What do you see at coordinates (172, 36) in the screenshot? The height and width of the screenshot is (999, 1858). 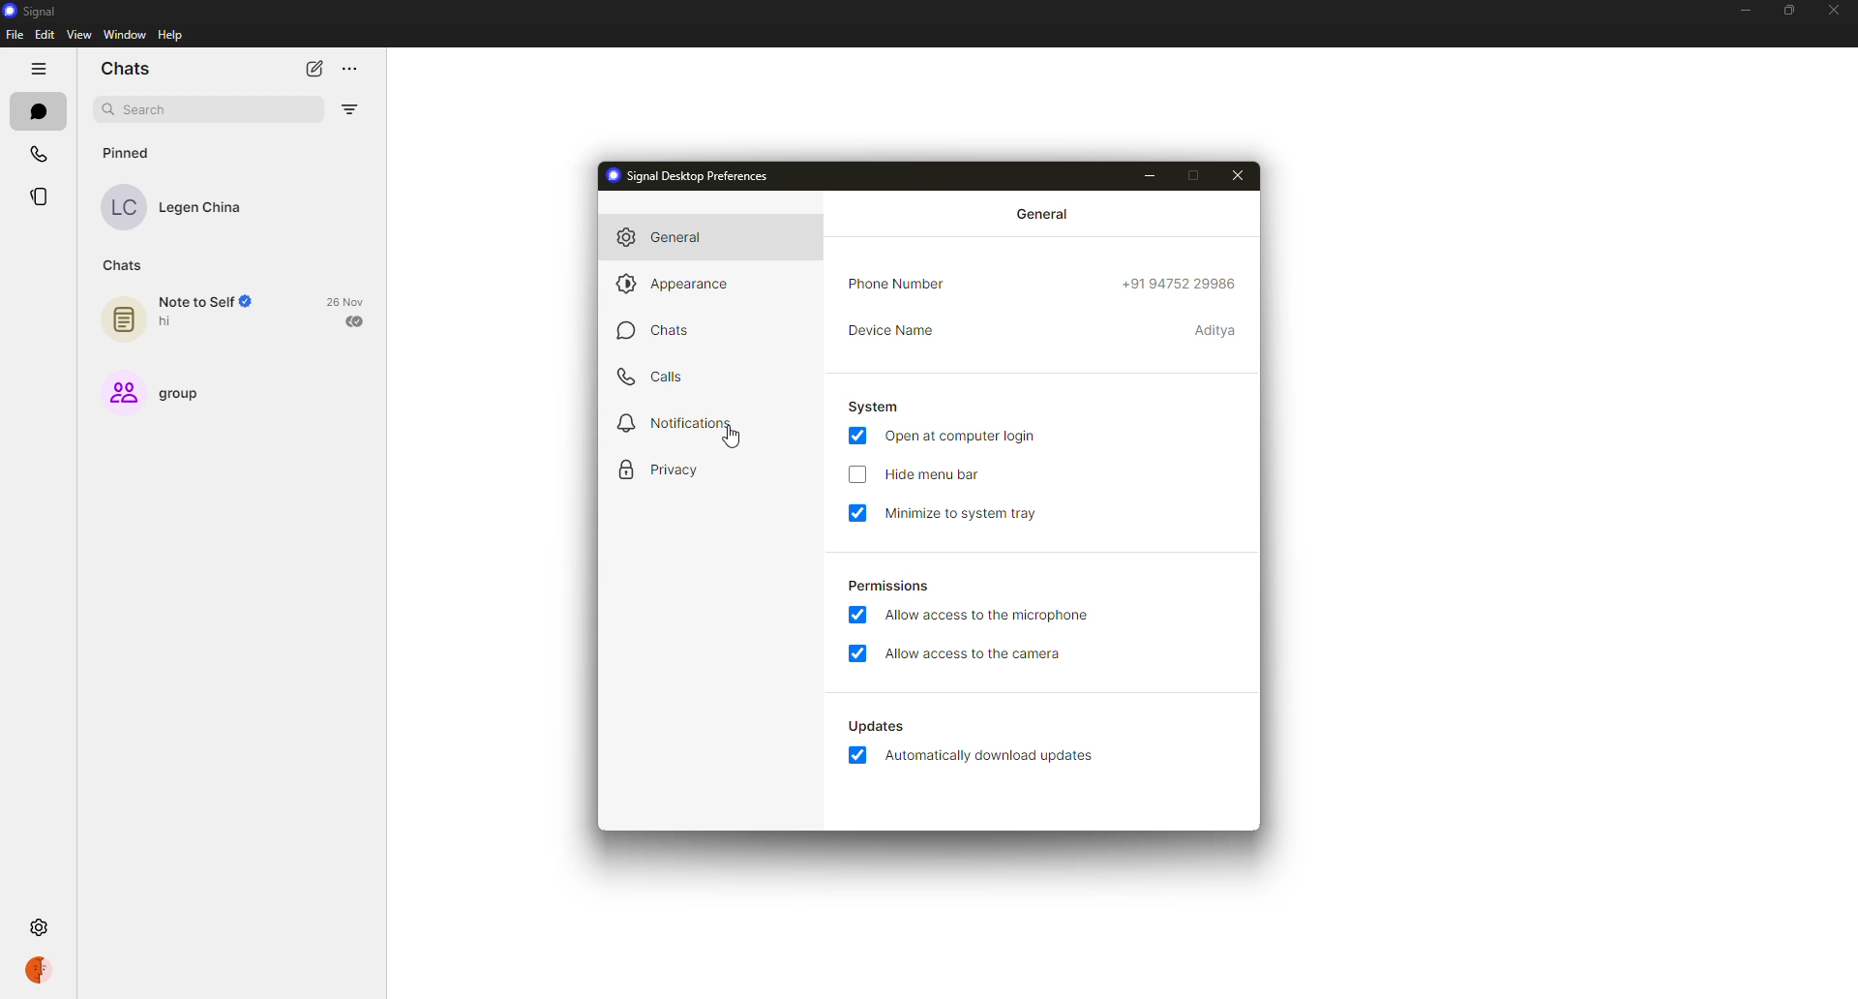 I see `help` at bounding box center [172, 36].